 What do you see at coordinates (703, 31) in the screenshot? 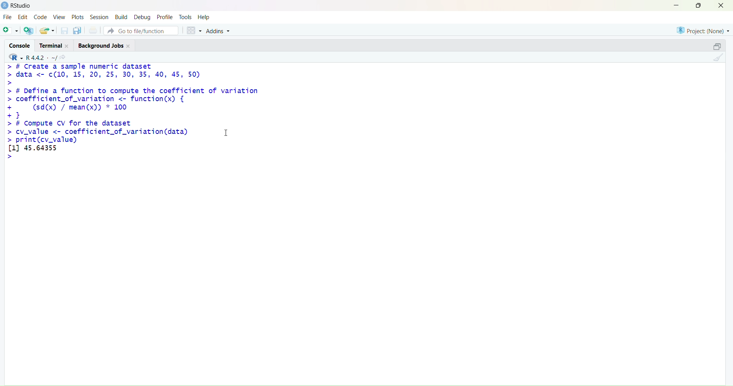
I see `project (none)` at bounding box center [703, 31].